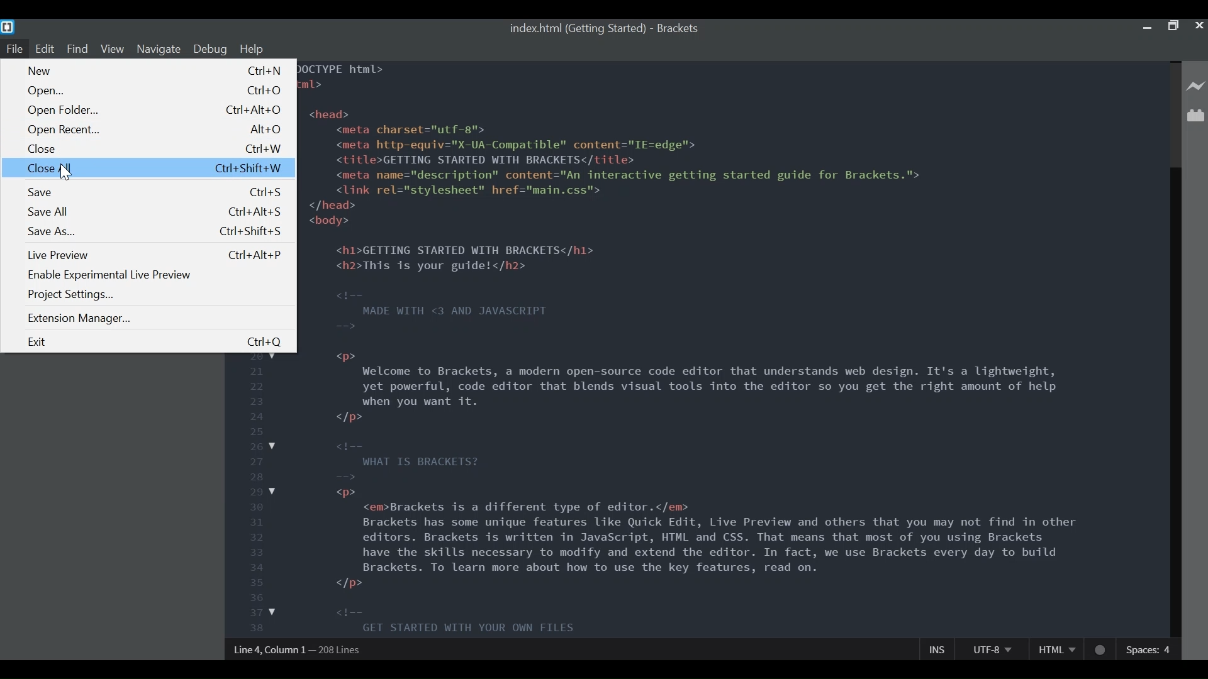  Describe the element at coordinates (78, 48) in the screenshot. I see `Find` at that location.